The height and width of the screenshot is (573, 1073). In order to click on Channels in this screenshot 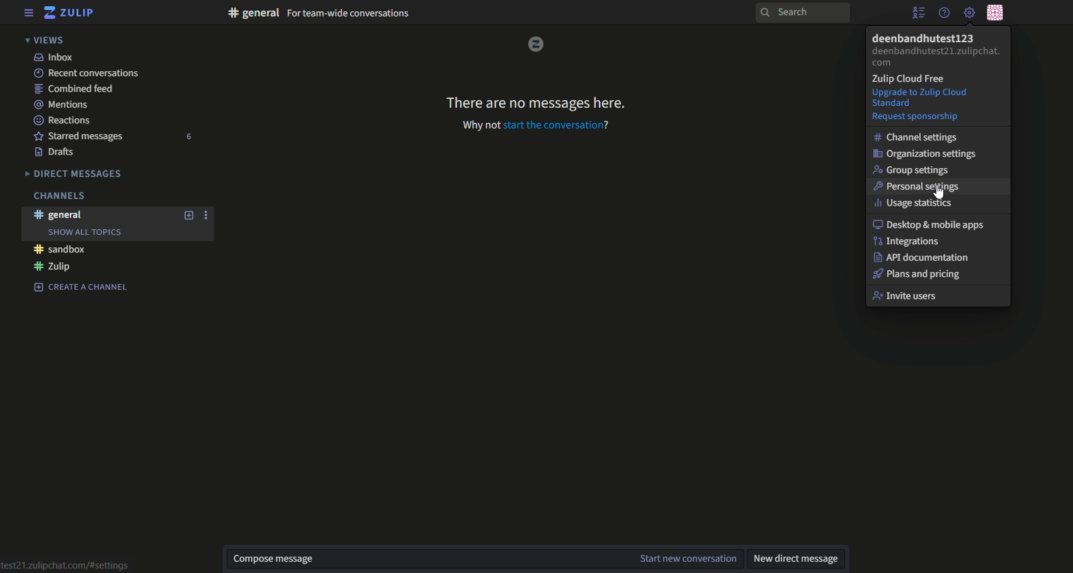, I will do `click(58, 196)`.